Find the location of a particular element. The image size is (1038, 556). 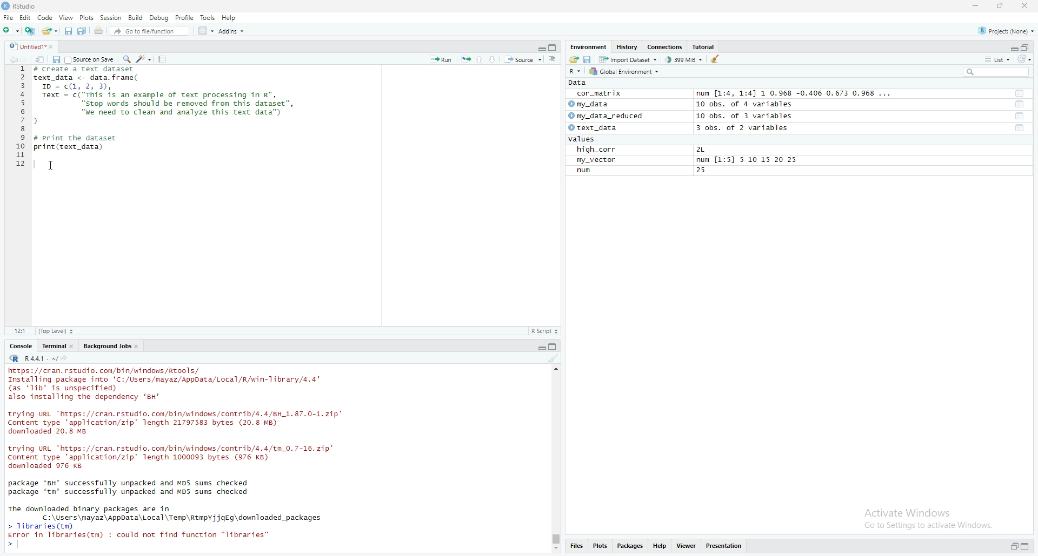

save all open documents is located at coordinates (85, 31).